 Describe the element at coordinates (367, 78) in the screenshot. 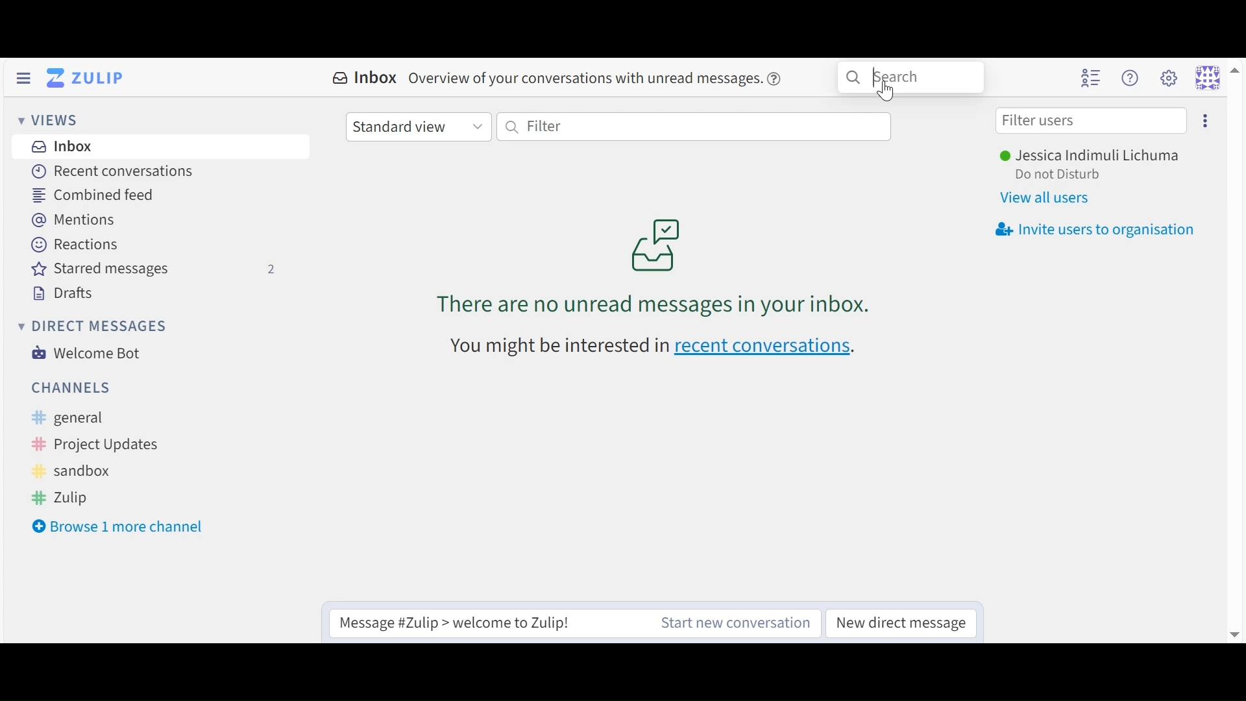

I see `Inbox` at that location.